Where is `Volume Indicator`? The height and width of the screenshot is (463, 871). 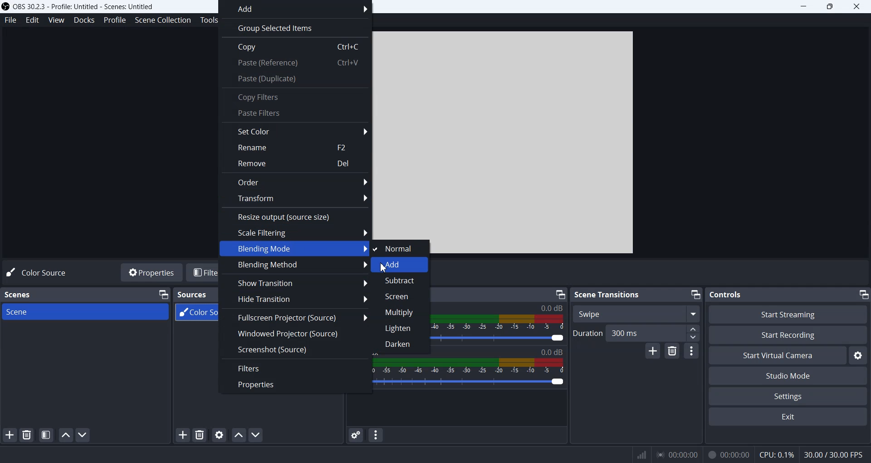 Volume Indicator is located at coordinates (472, 365).